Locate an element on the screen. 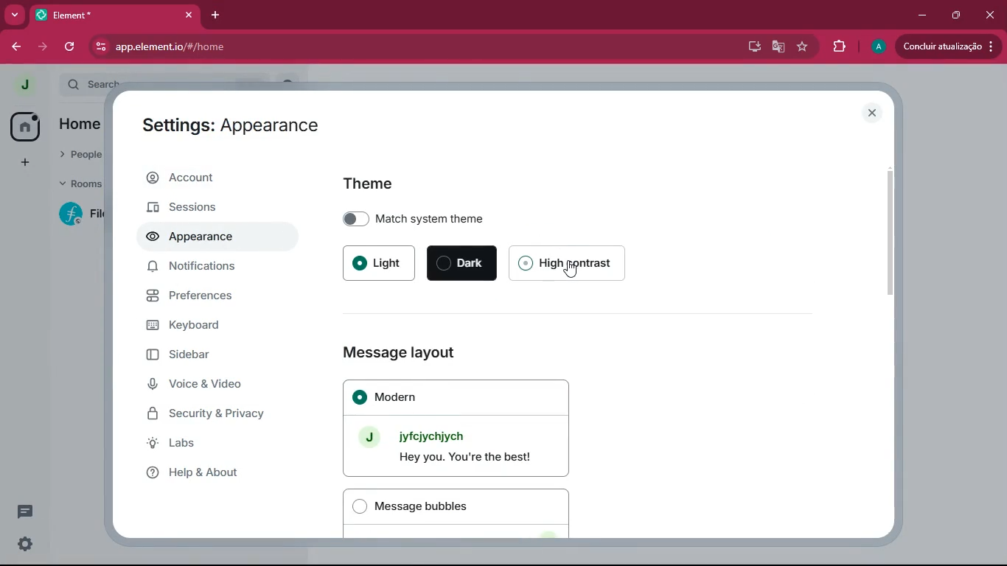 This screenshot has height=566, width=1007. close is located at coordinates (190, 15).